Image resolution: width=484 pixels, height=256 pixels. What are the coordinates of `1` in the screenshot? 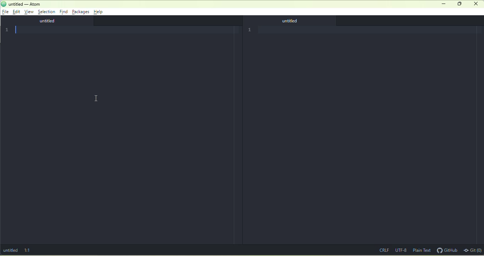 It's located at (8, 30).